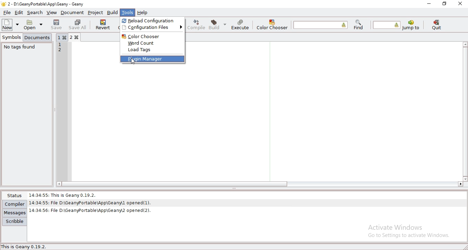 The width and height of the screenshot is (468, 250). What do you see at coordinates (65, 194) in the screenshot?
I see `14:34:55: This Is Geany 0.19.2.` at bounding box center [65, 194].